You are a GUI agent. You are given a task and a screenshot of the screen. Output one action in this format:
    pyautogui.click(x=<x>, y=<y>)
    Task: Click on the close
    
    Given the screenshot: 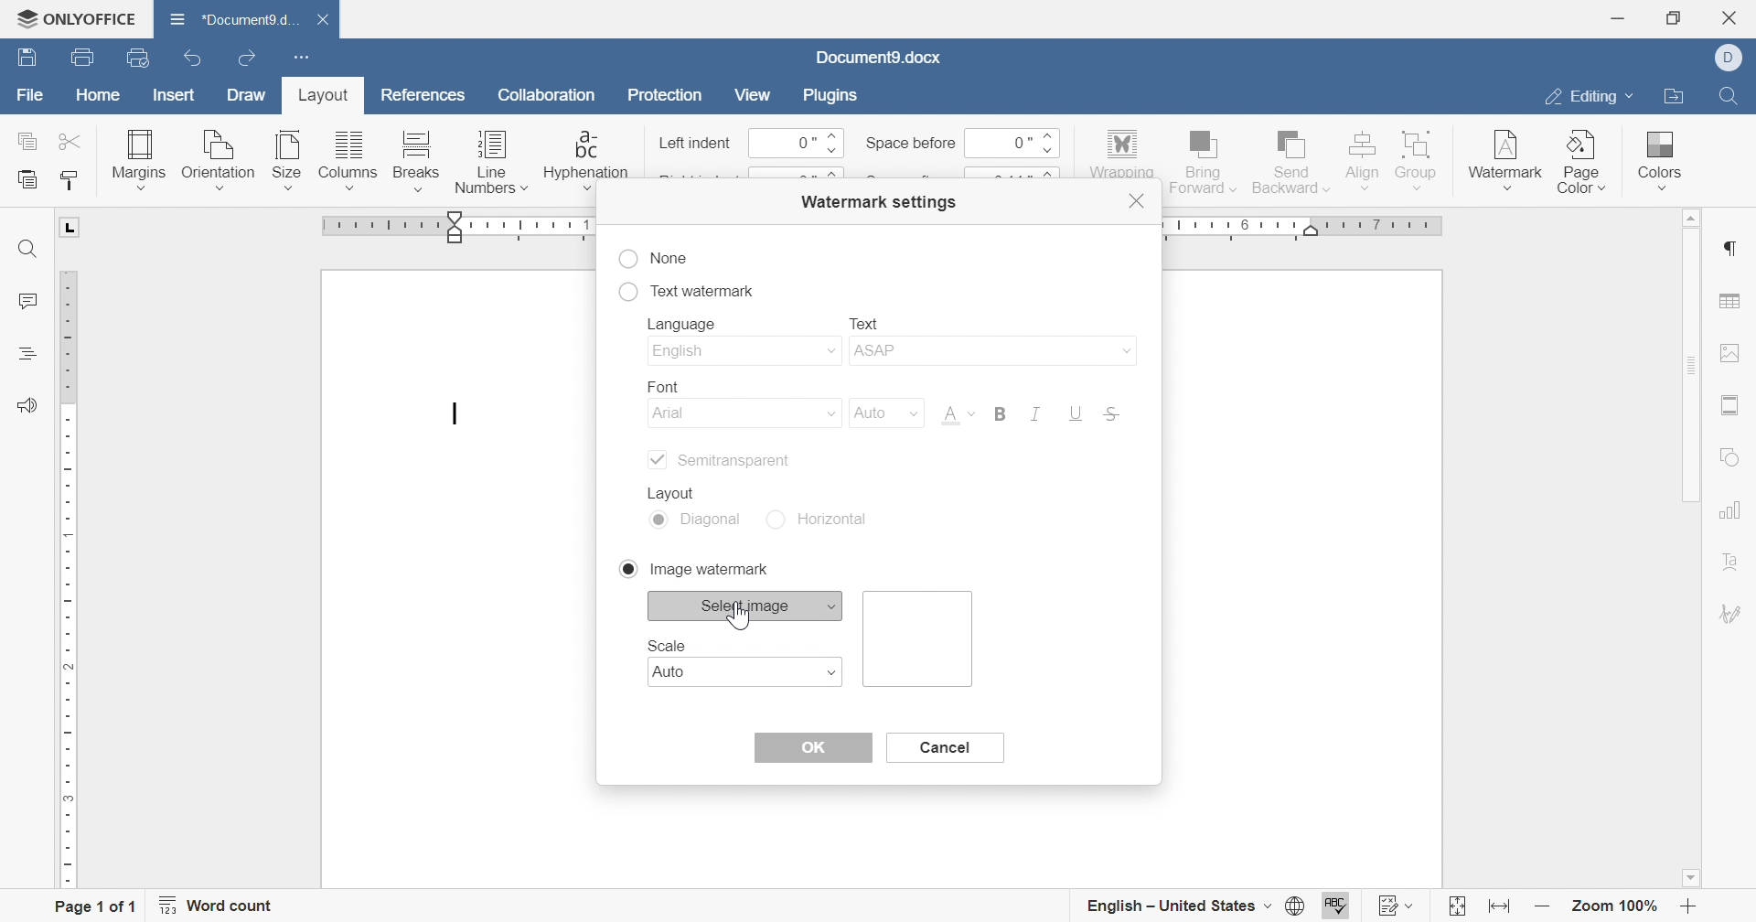 What is the action you would take?
    pyautogui.click(x=1735, y=17)
    